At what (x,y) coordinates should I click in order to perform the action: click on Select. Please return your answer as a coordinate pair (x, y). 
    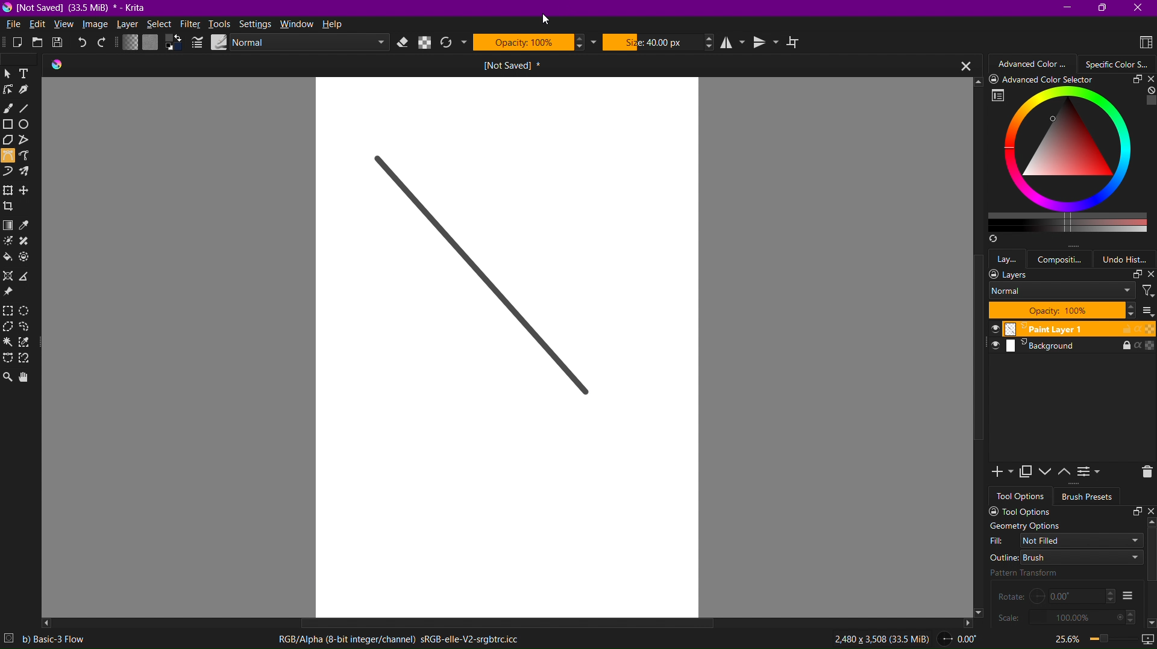
    Looking at the image, I should click on (158, 25).